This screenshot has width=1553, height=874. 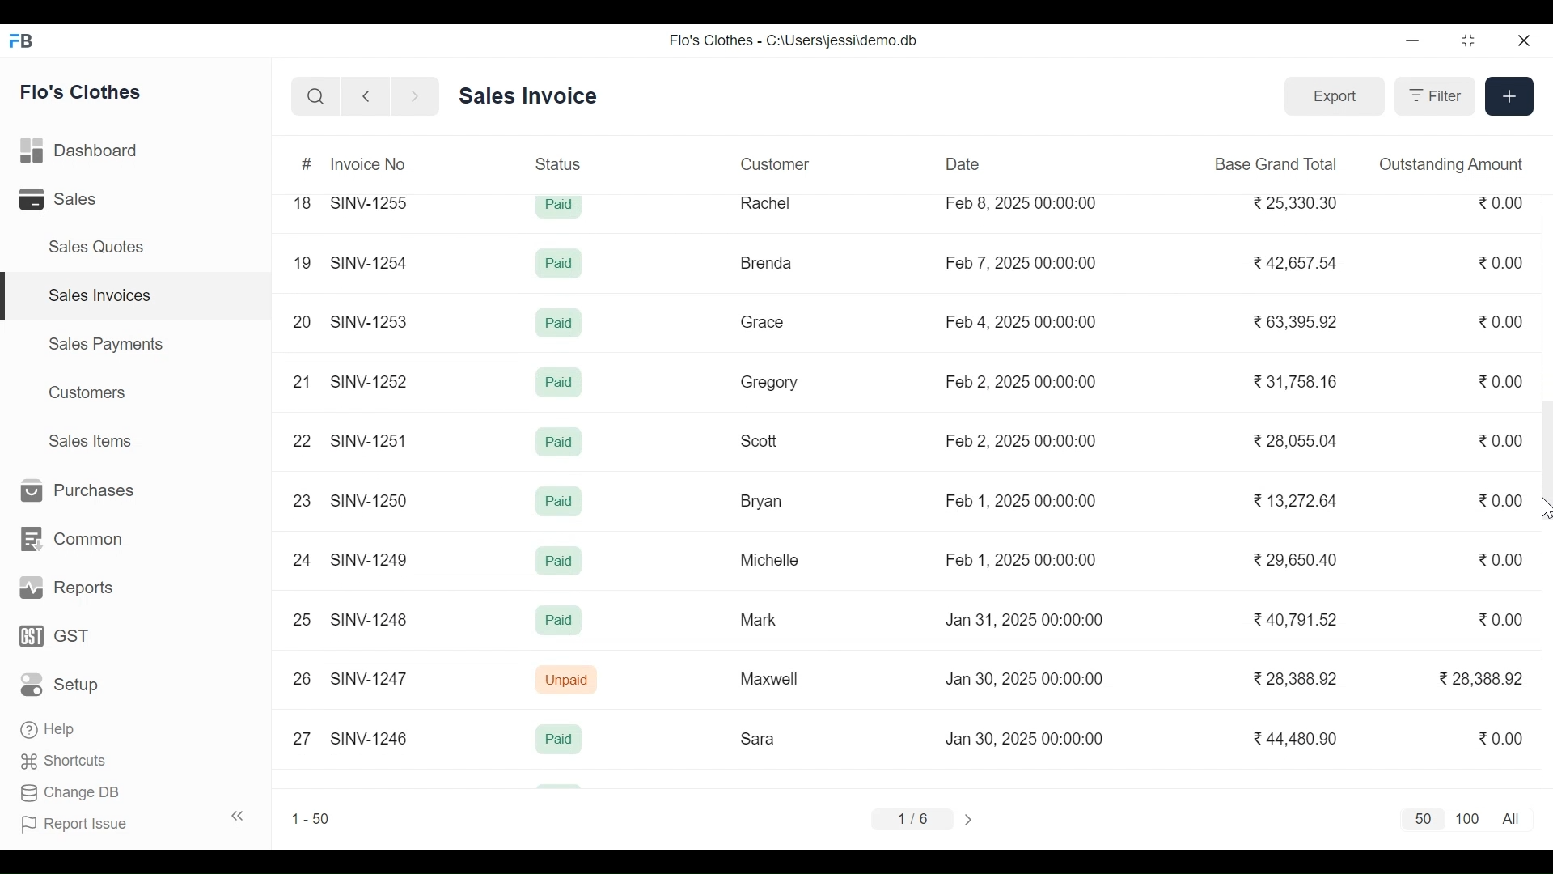 What do you see at coordinates (370, 440) in the screenshot?
I see `SINV-1251` at bounding box center [370, 440].